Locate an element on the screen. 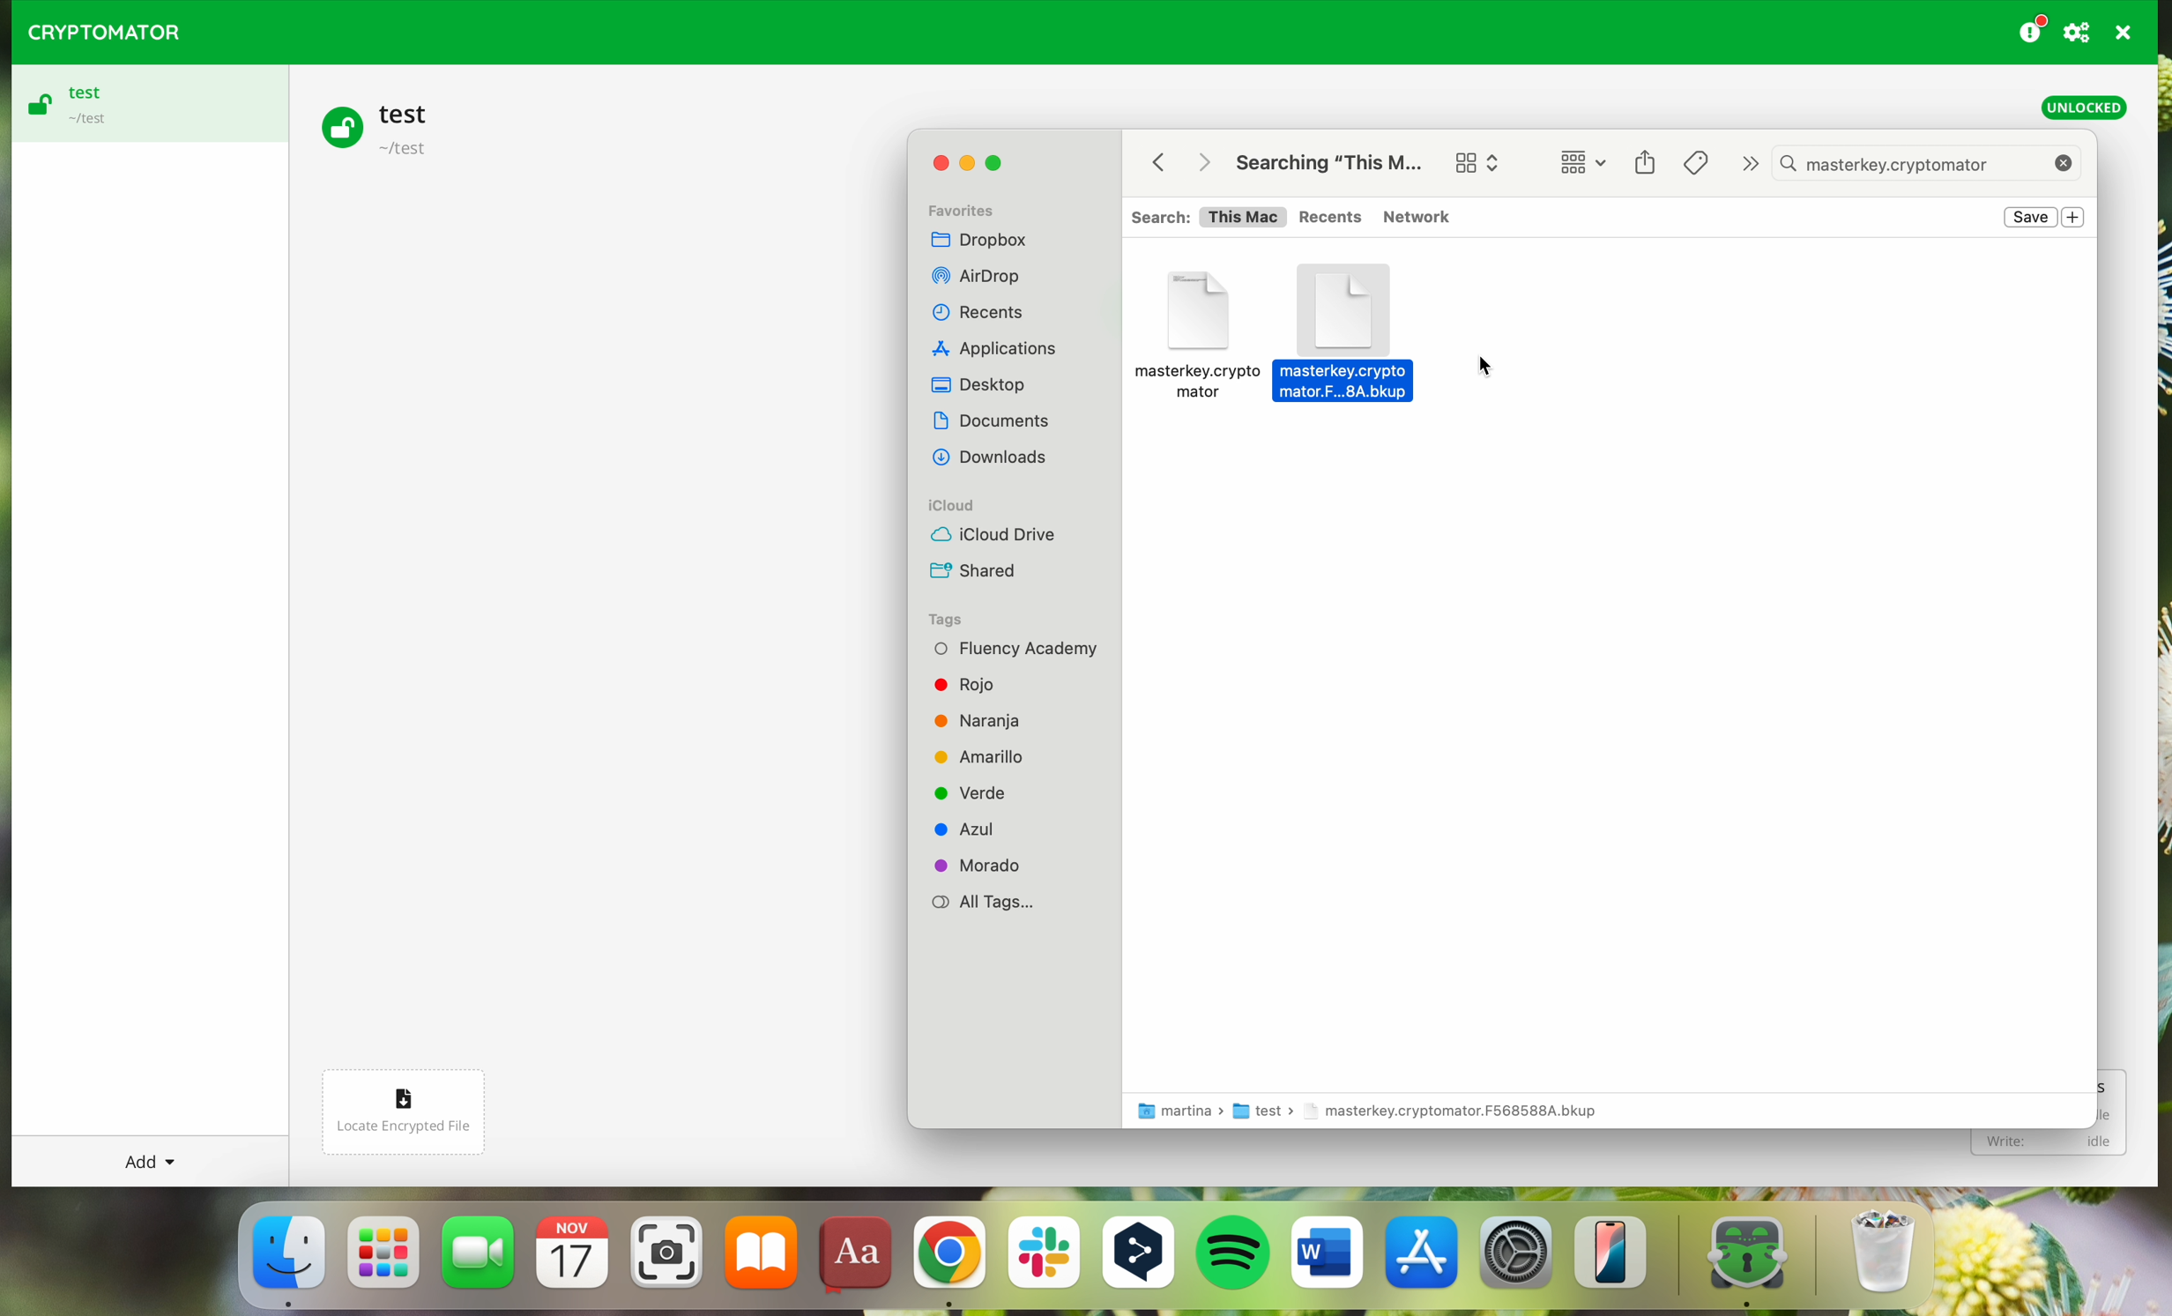  cryptomator app is located at coordinates (1735, 1258).